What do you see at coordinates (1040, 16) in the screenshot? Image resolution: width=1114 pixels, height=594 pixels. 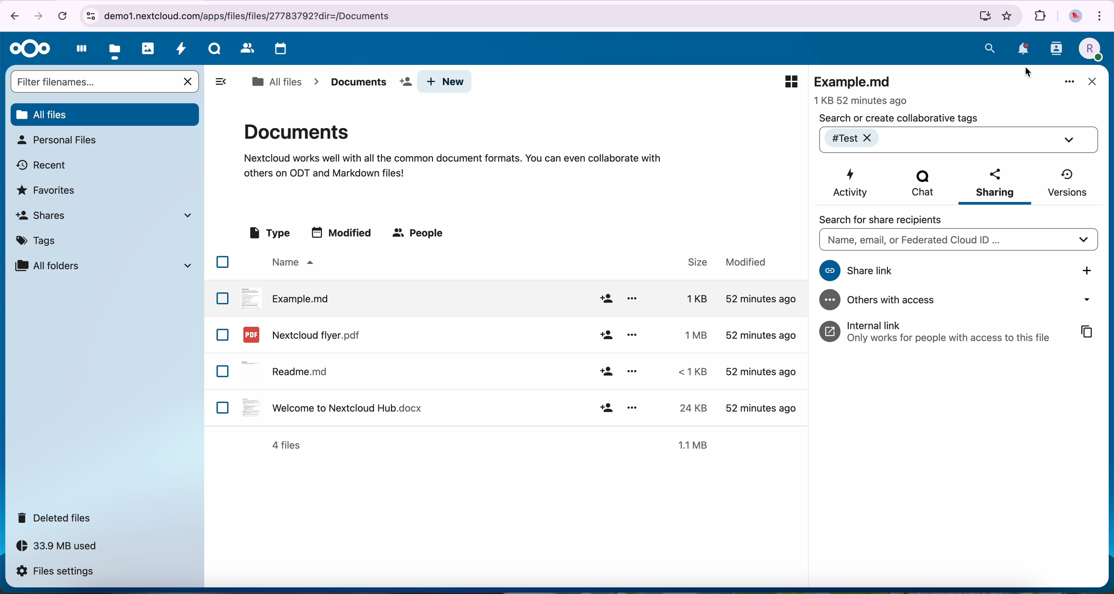 I see `extensions` at bounding box center [1040, 16].